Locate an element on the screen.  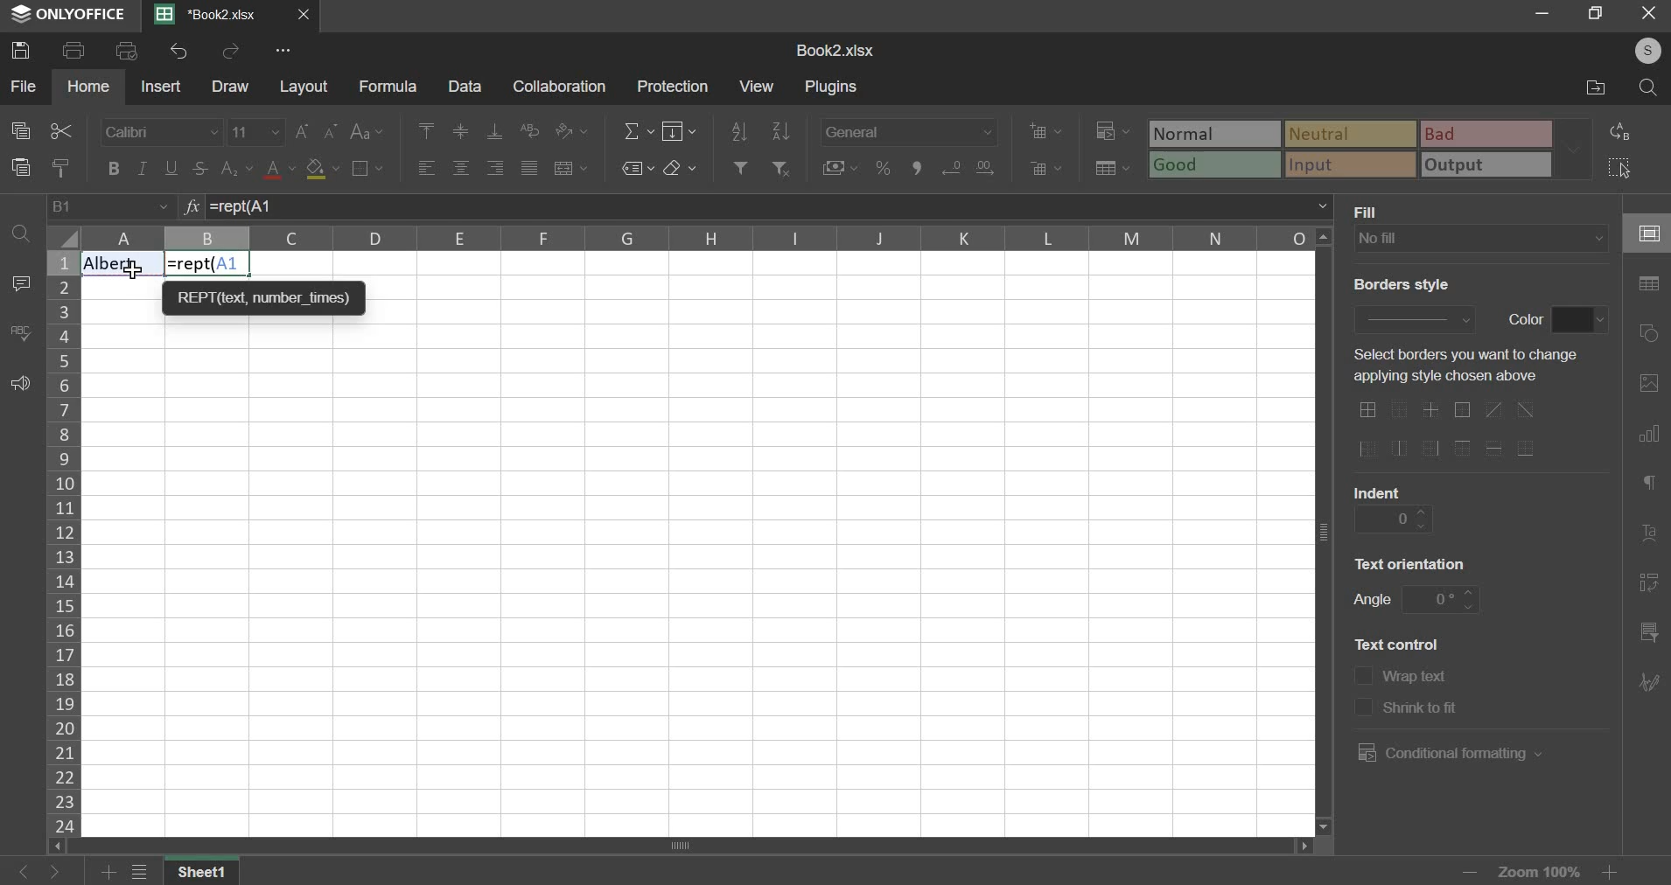
text is located at coordinates (1399, 283).